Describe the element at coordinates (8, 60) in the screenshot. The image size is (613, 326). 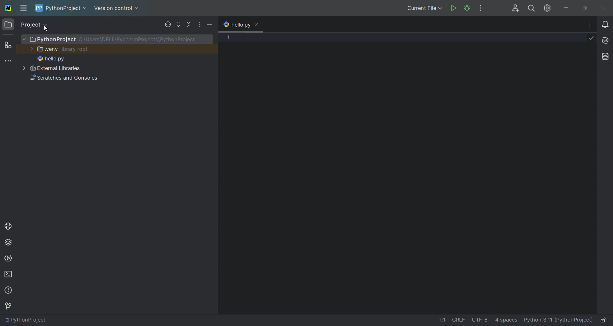
I see `more tool window` at that location.